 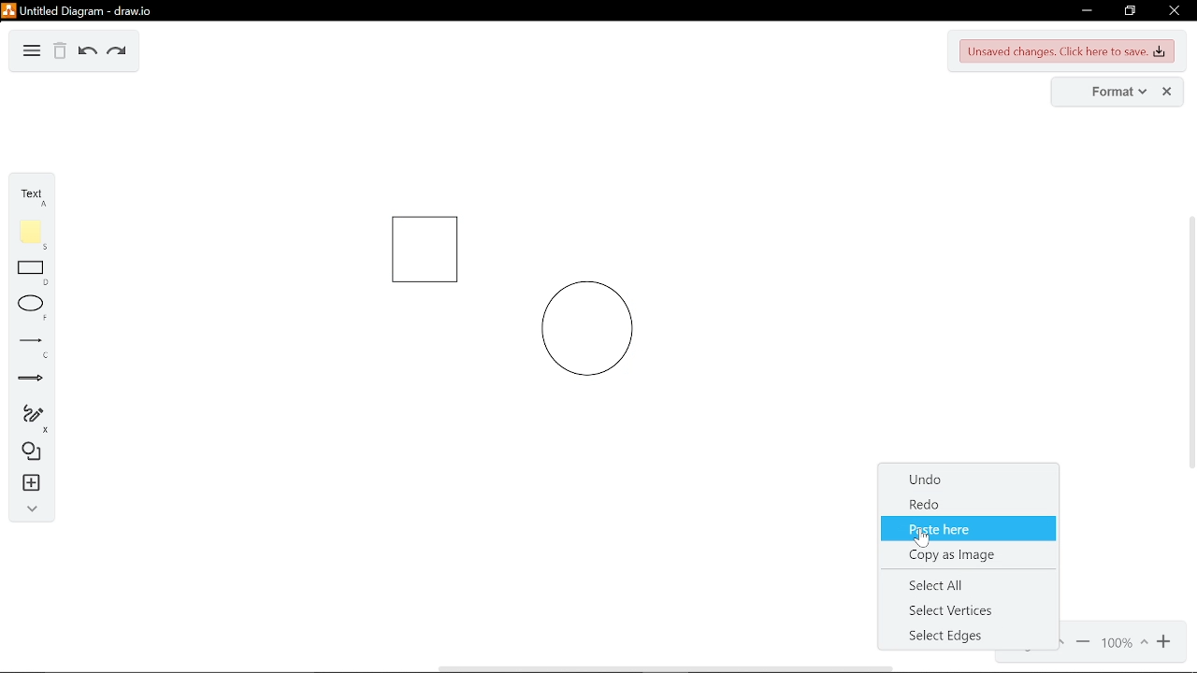 What do you see at coordinates (971, 531) in the screenshot?
I see `paste here` at bounding box center [971, 531].